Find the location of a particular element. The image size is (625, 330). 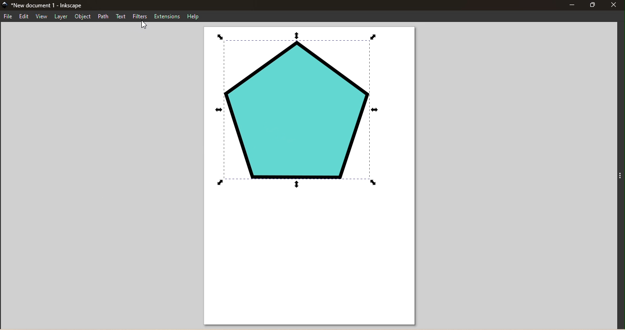

Toggle command panel is located at coordinates (619, 175).